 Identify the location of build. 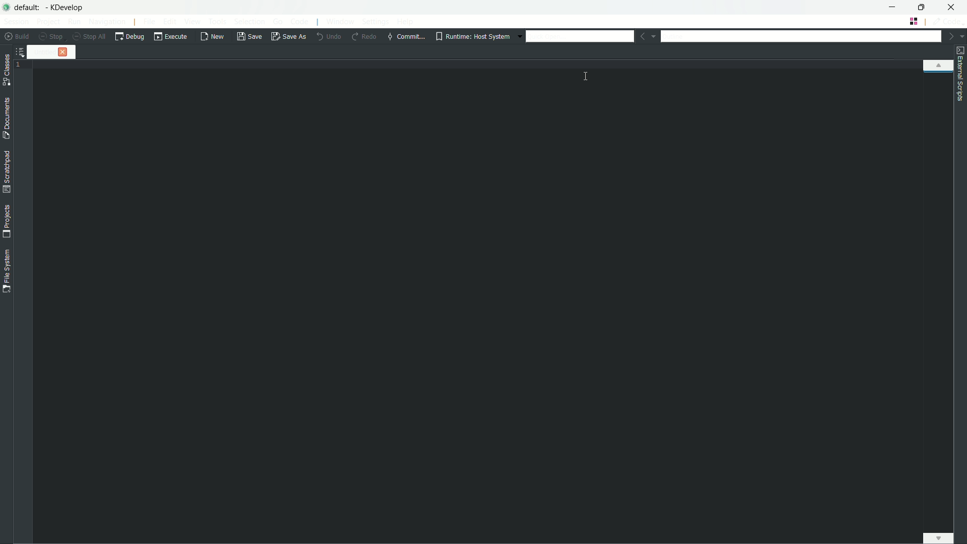
(19, 36).